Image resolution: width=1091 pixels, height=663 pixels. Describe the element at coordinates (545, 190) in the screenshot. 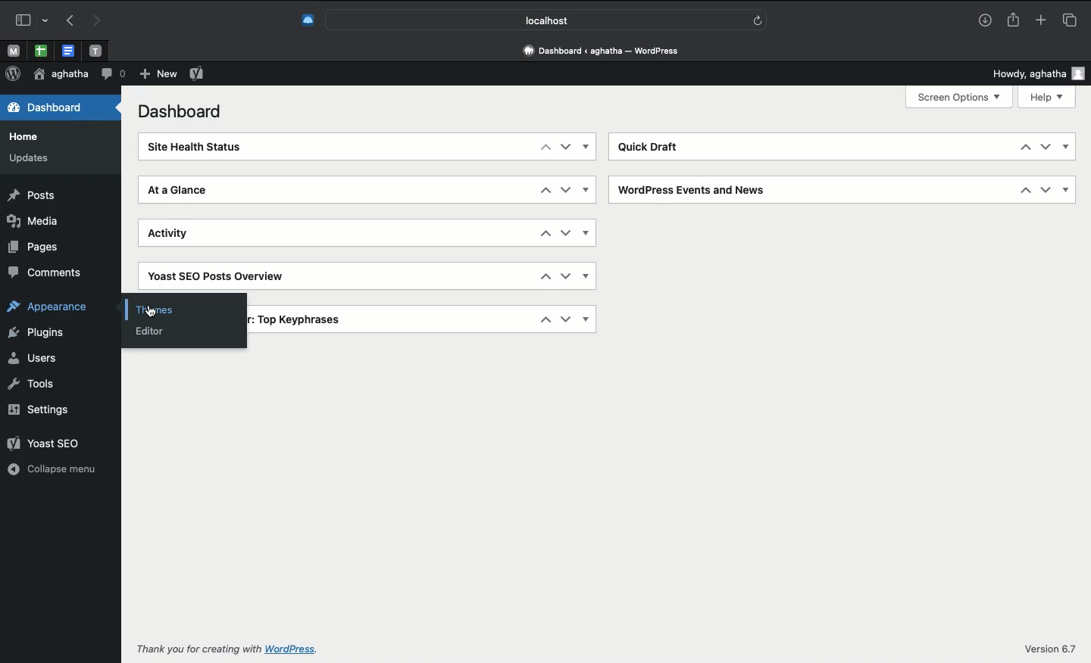

I see `Up` at that location.